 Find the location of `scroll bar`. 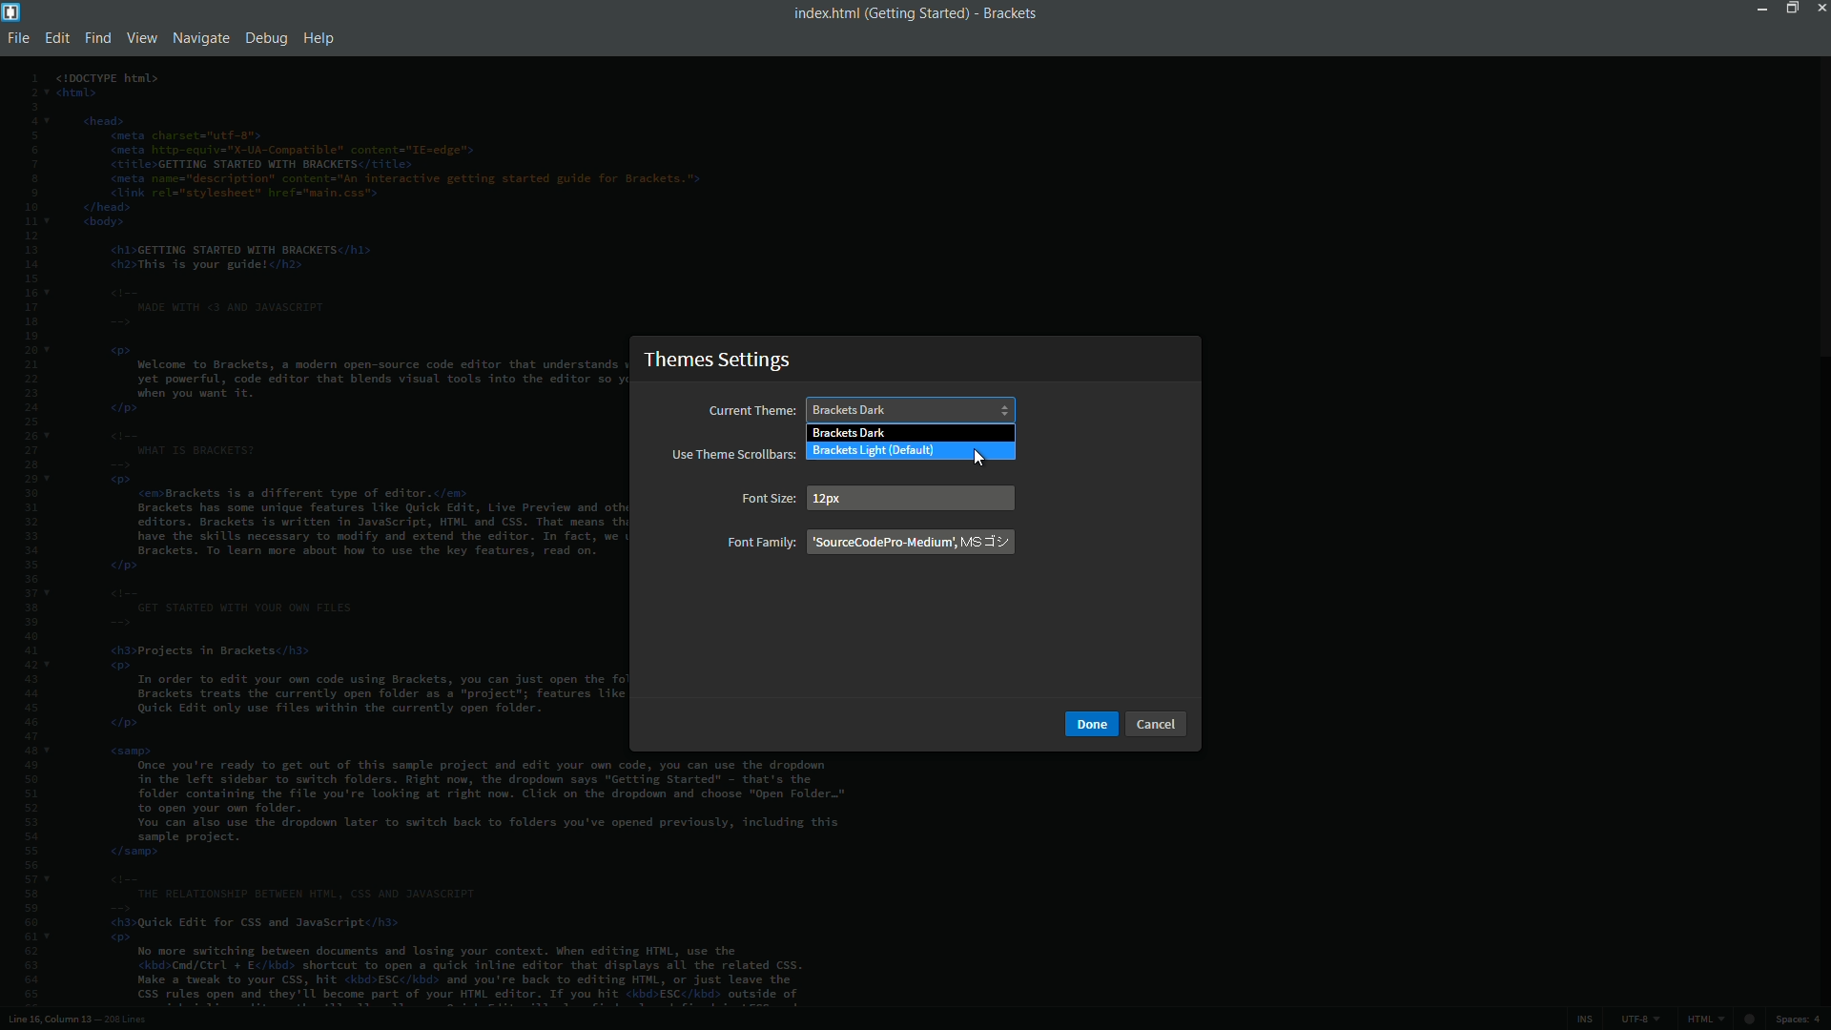

scroll bar is located at coordinates (1820, 211).